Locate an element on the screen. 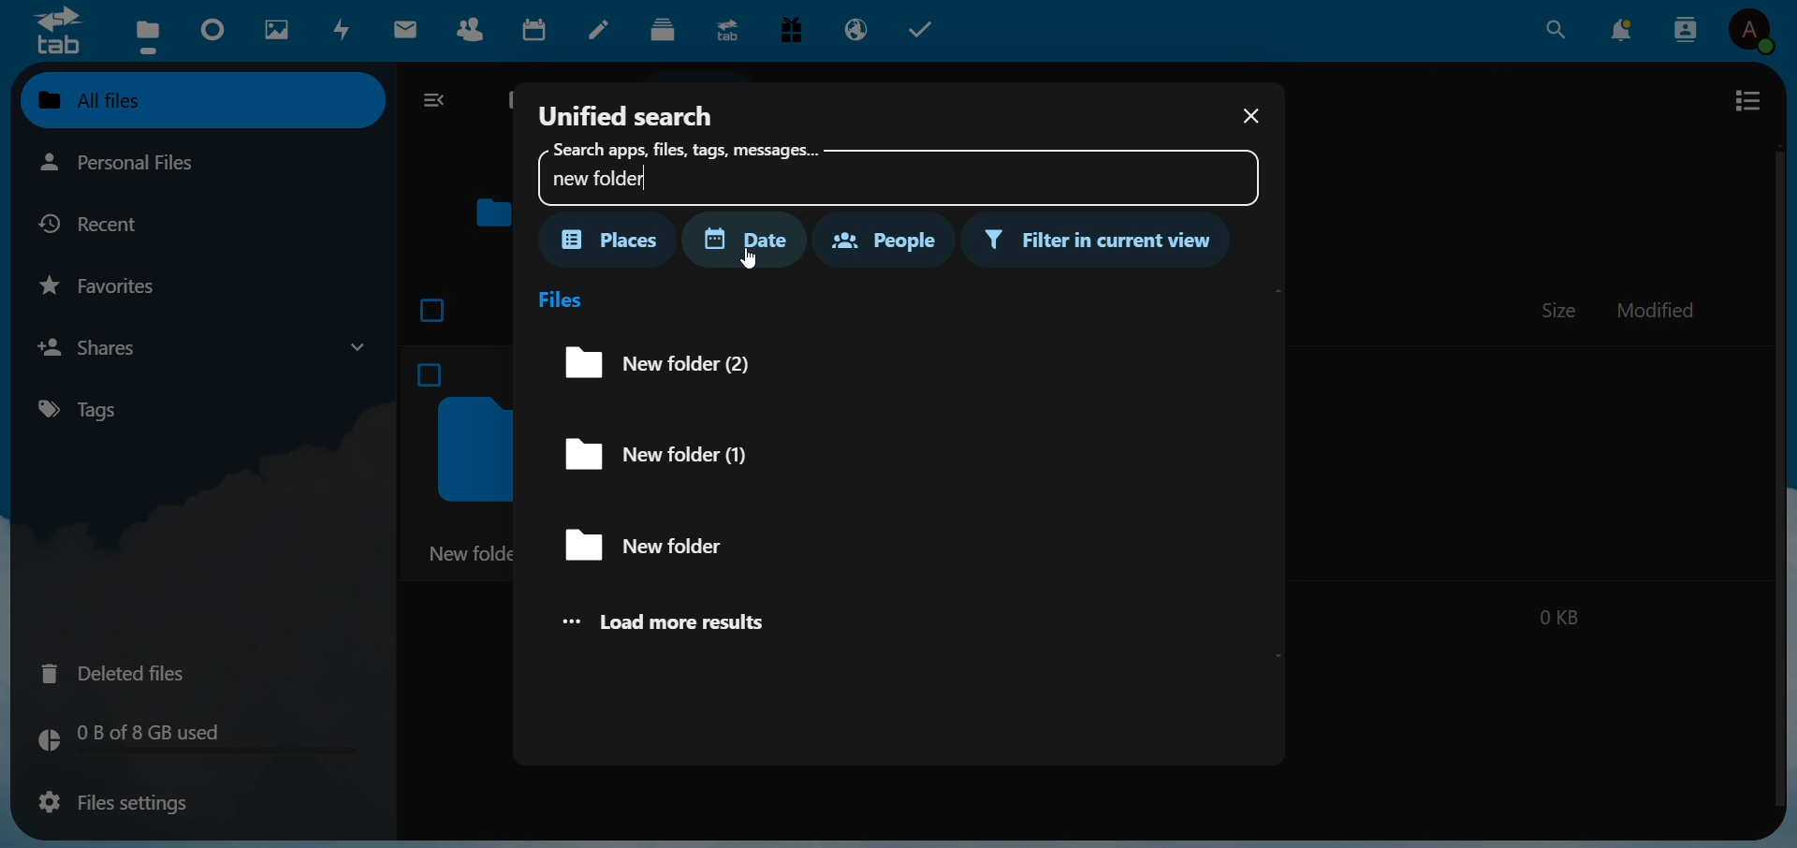 This screenshot has height=848, width=1797. people is located at coordinates (881, 238).